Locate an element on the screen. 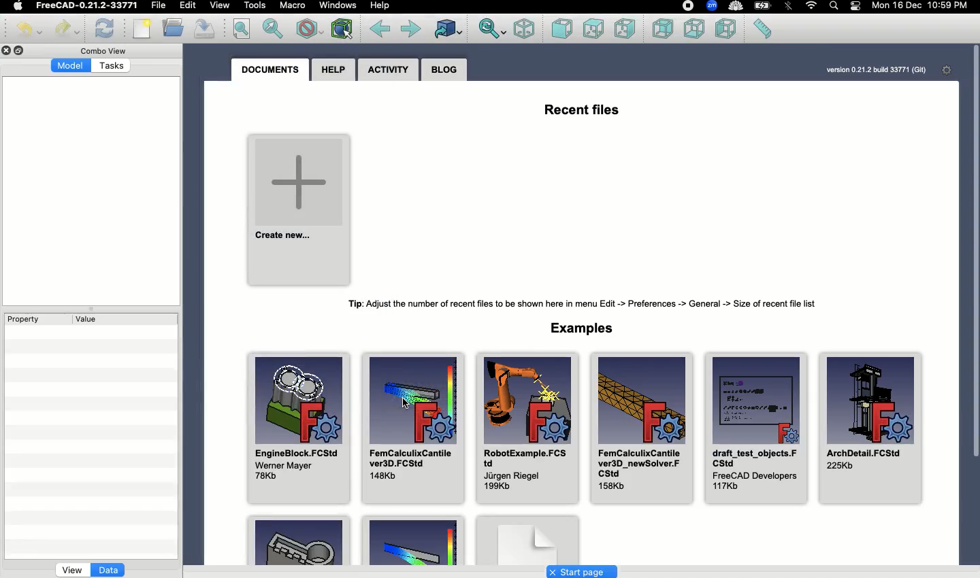 The width and height of the screenshot is (980, 578). Close is located at coordinates (9, 50).